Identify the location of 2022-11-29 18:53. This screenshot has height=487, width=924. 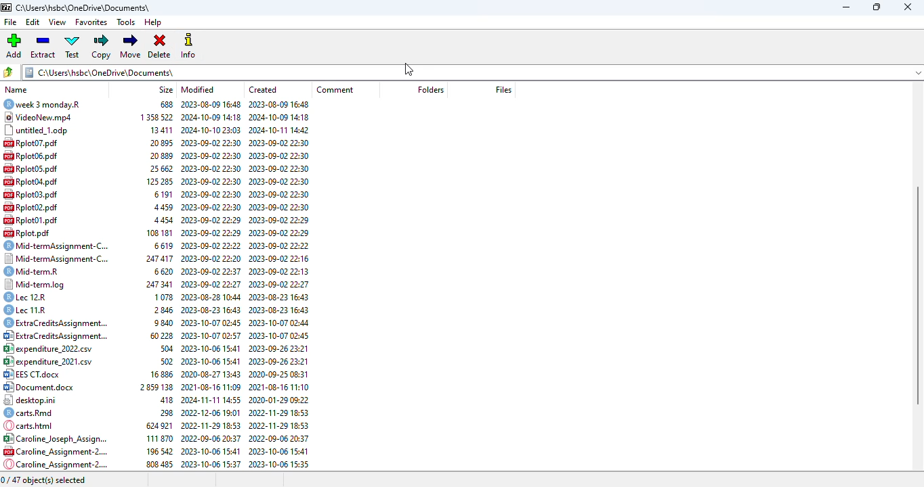
(213, 425).